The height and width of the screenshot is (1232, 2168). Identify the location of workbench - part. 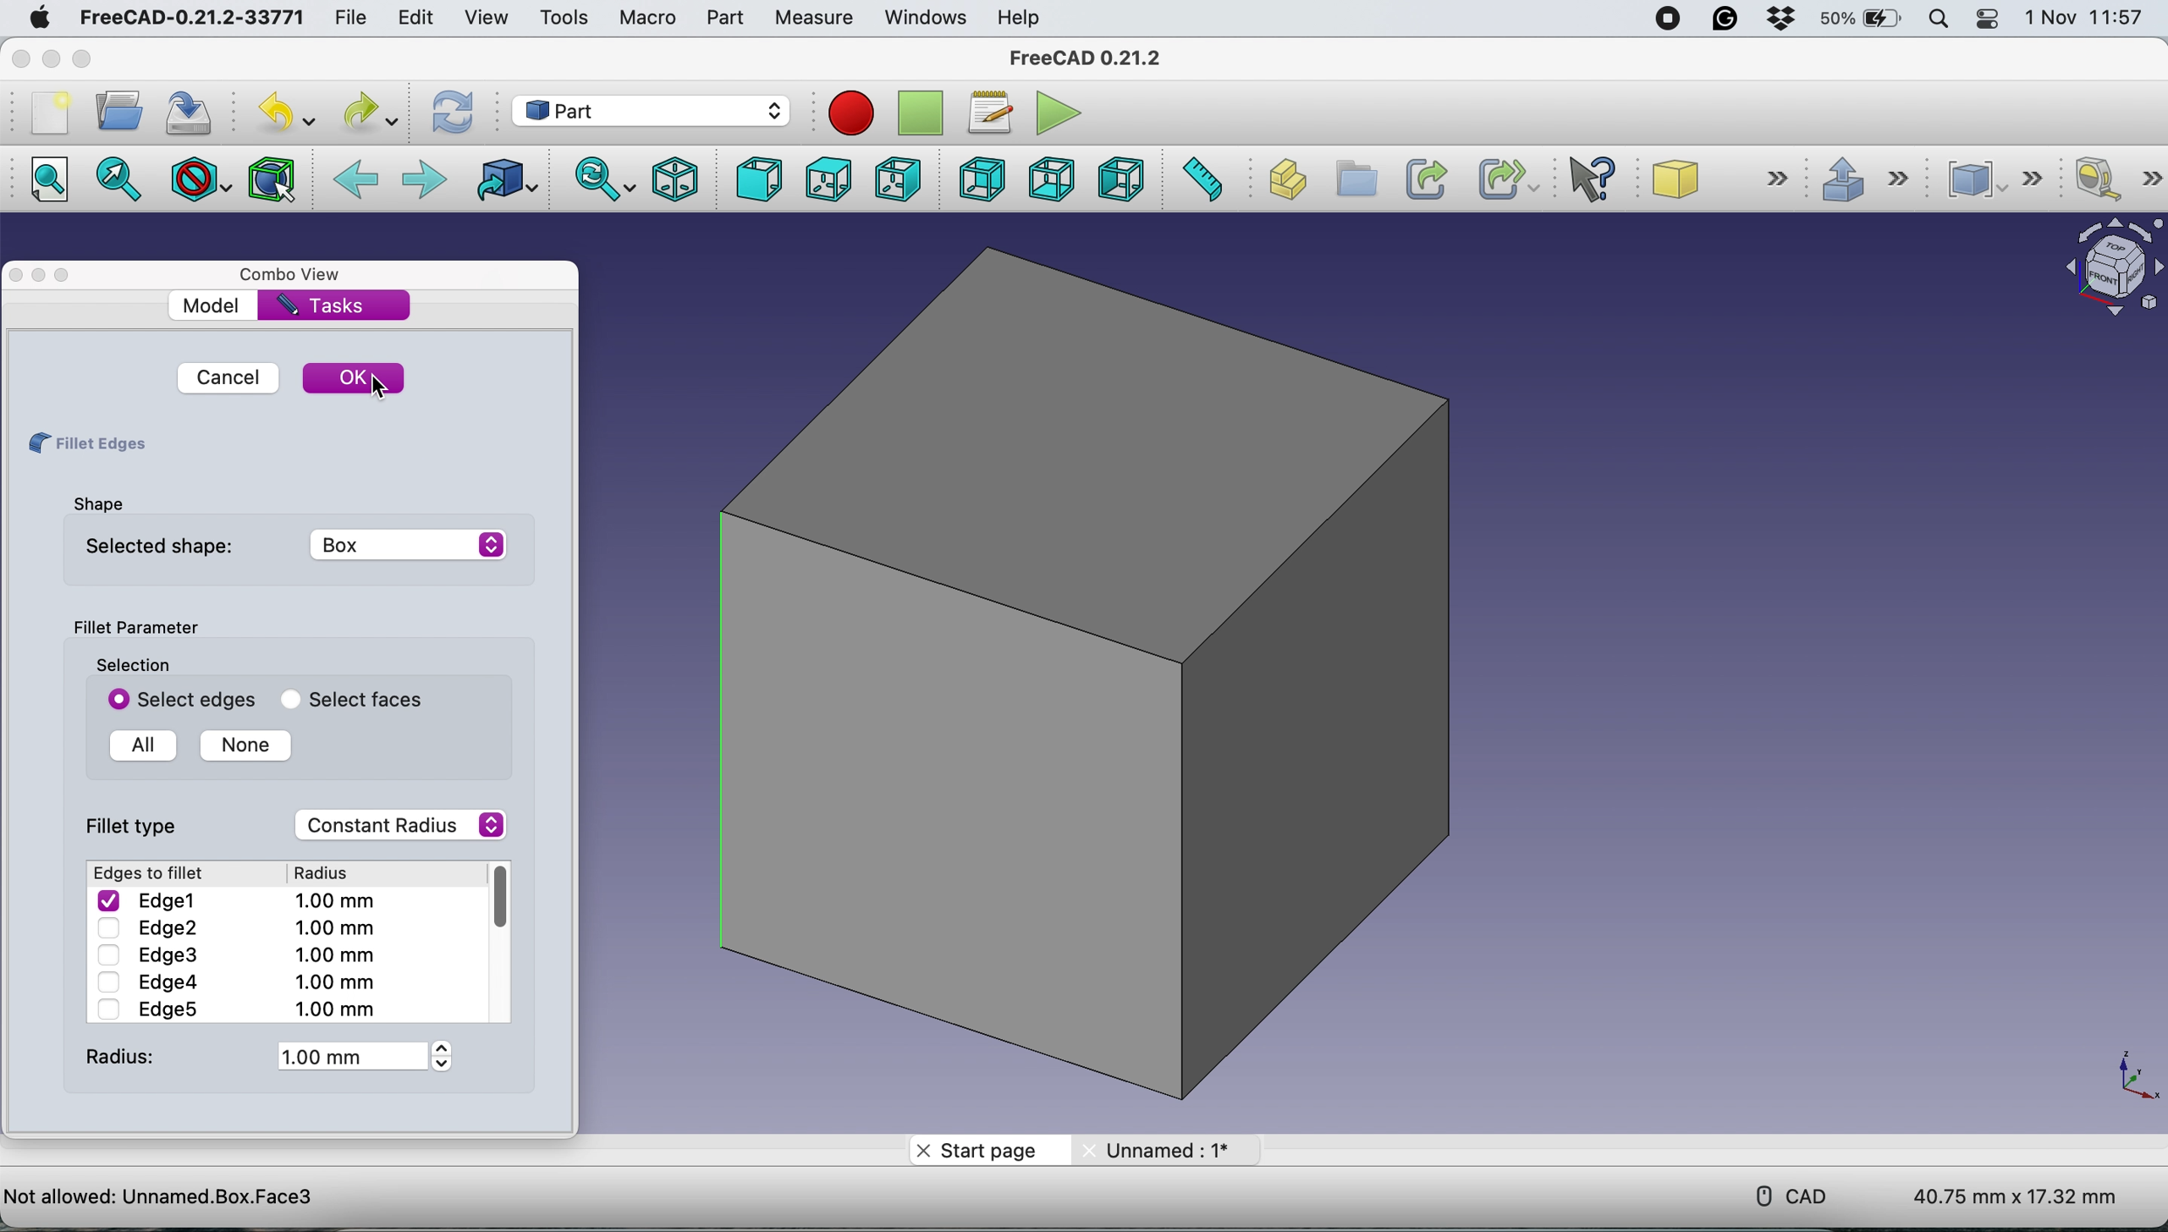
(650, 111).